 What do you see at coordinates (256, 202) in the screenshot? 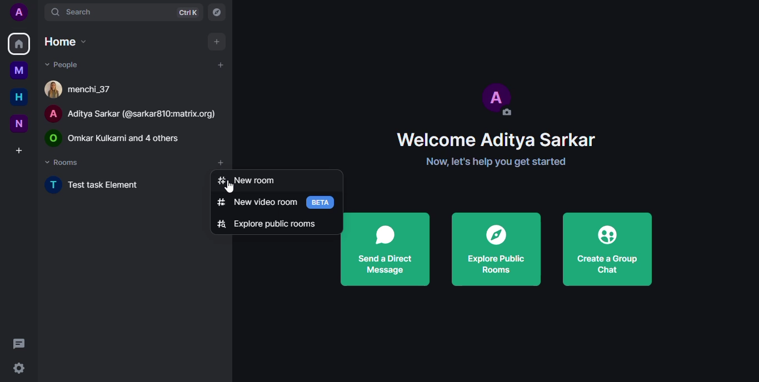
I see `new video room` at bounding box center [256, 202].